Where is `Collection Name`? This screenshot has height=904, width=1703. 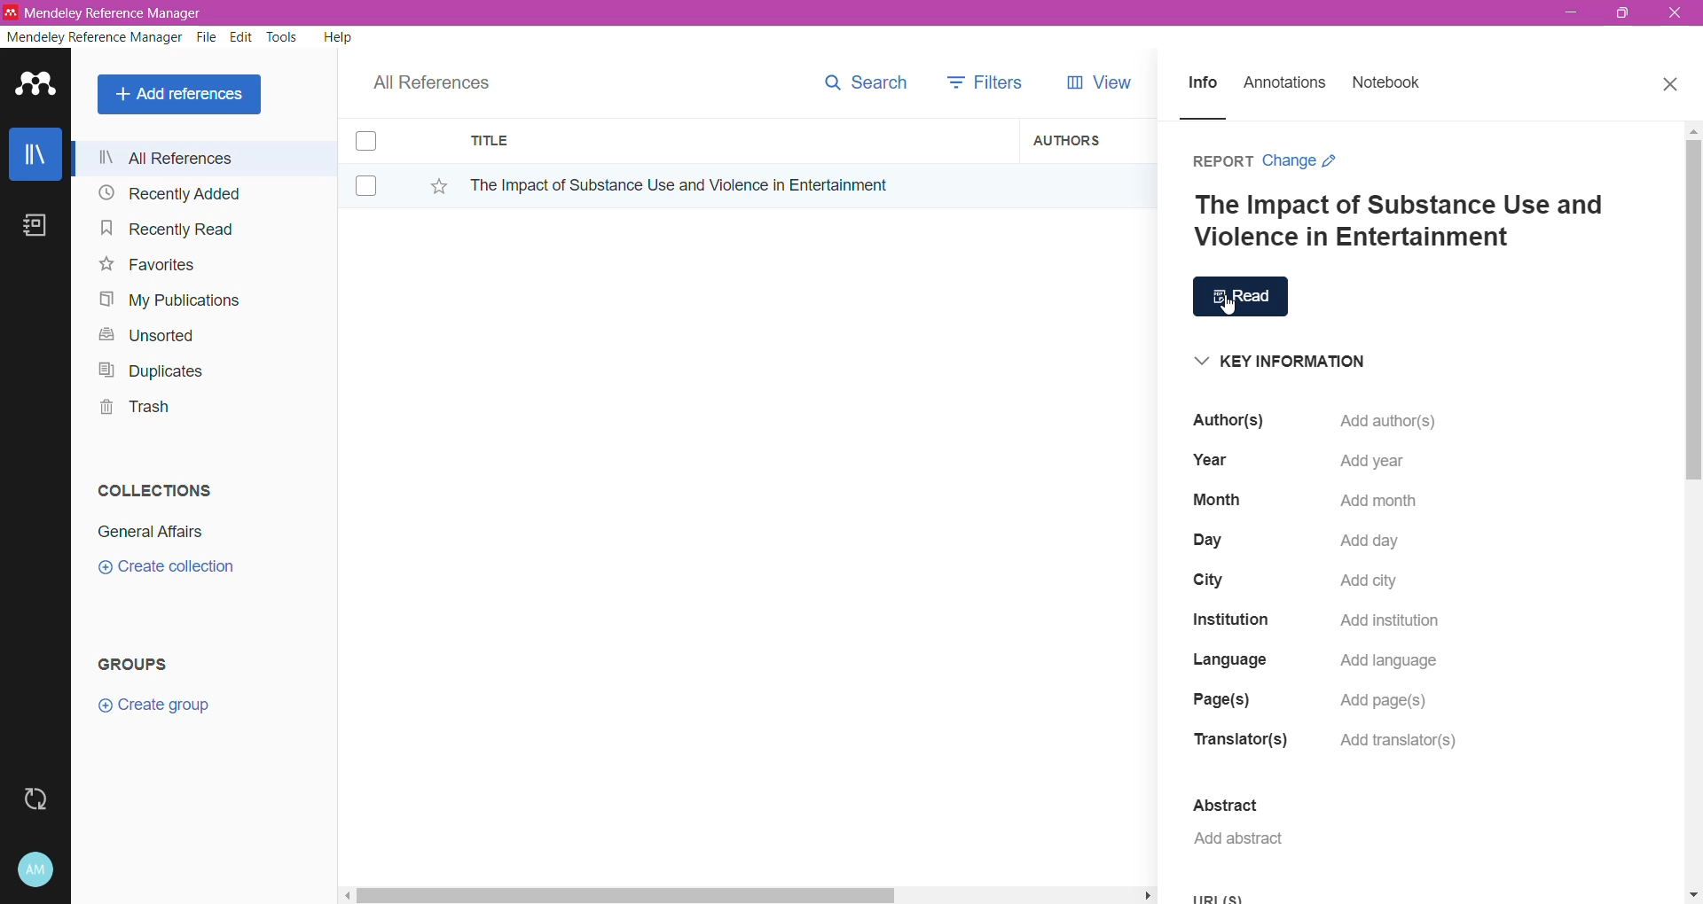 Collection Name is located at coordinates (149, 532).